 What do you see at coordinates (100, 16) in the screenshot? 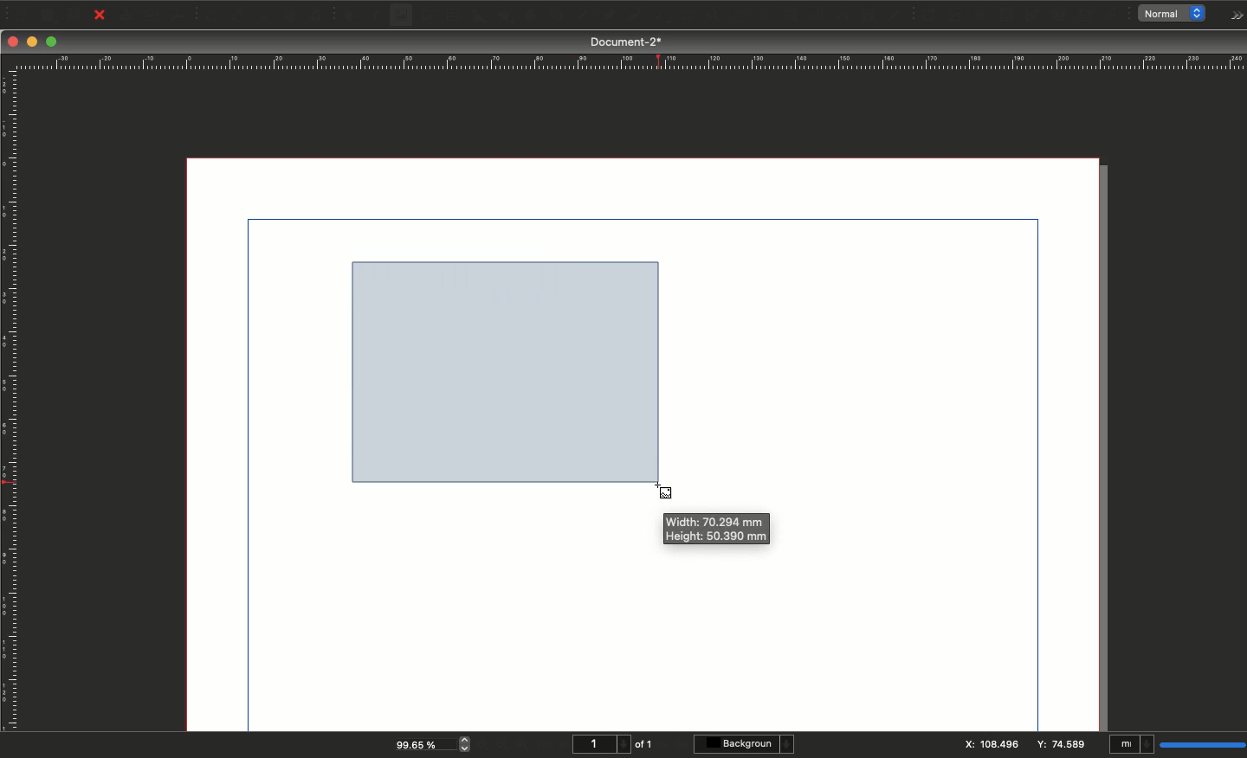
I see `Close` at bounding box center [100, 16].